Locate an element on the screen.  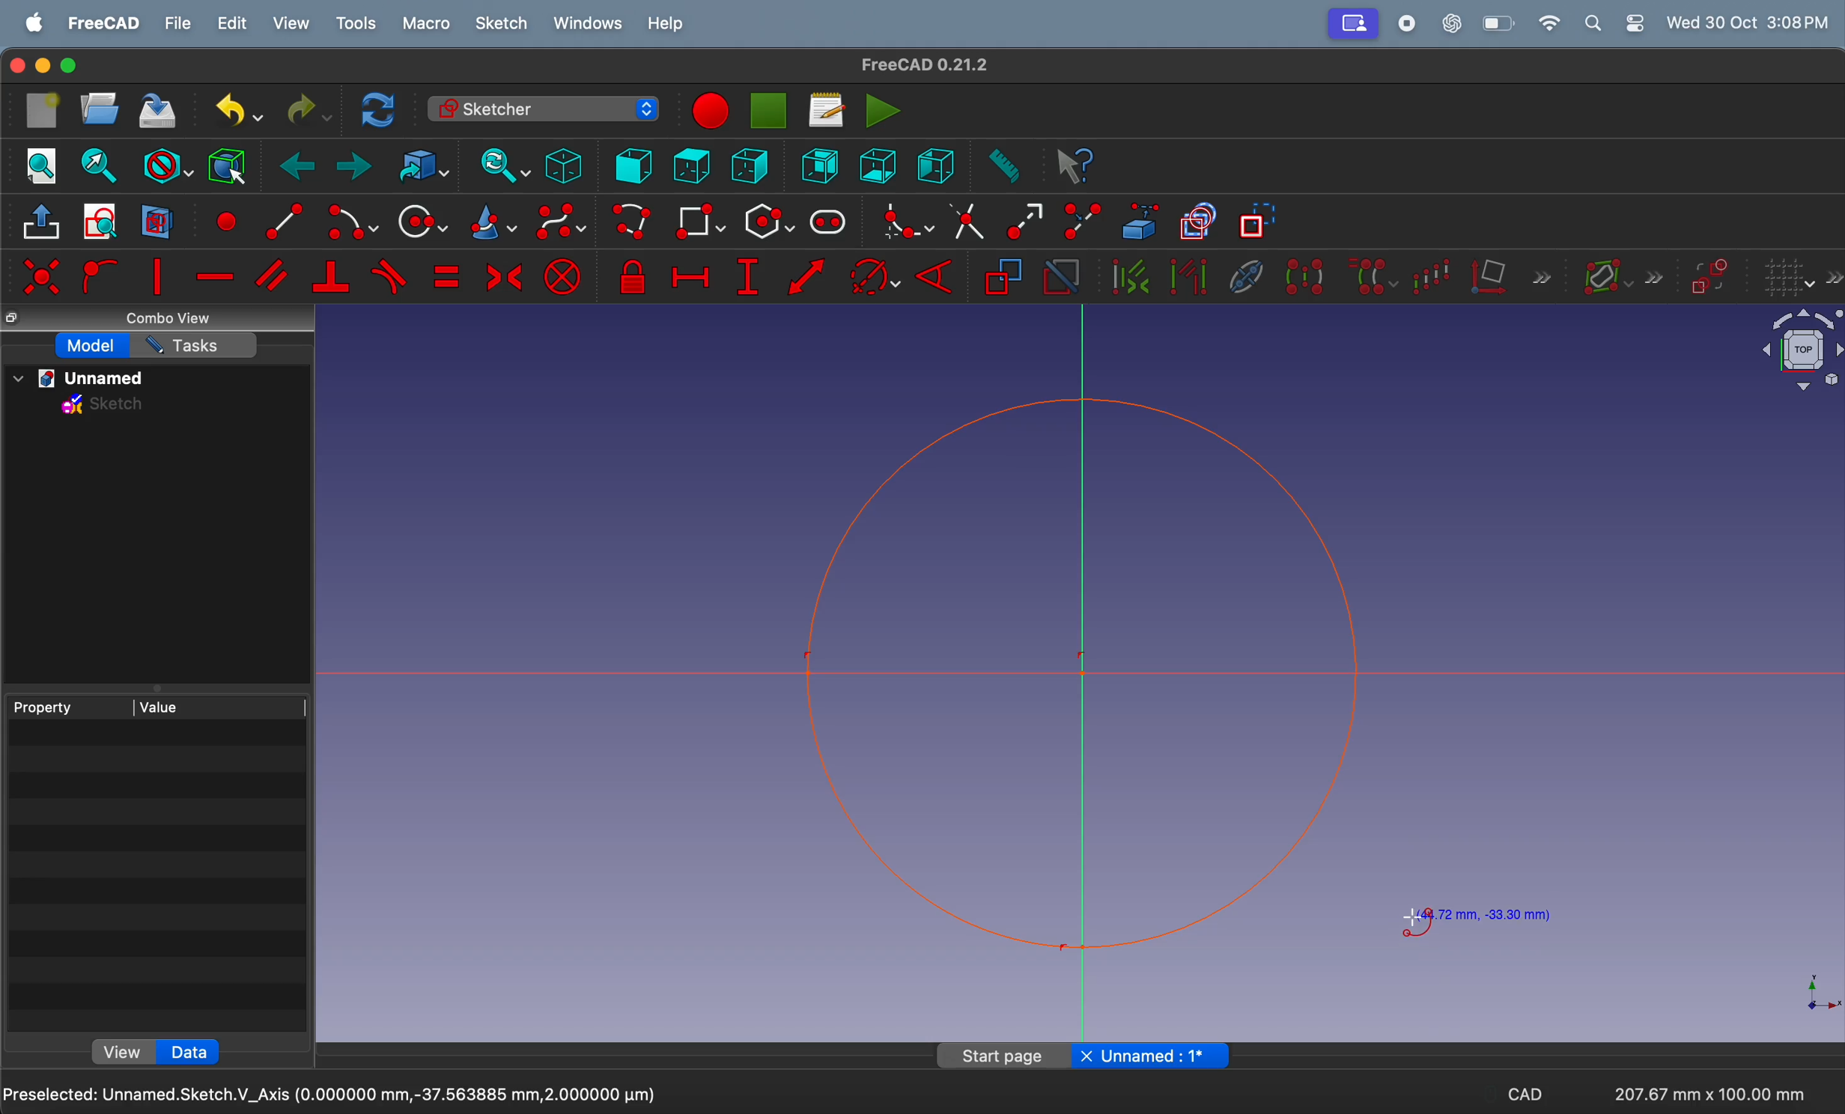
grid is located at coordinates (1802, 278).